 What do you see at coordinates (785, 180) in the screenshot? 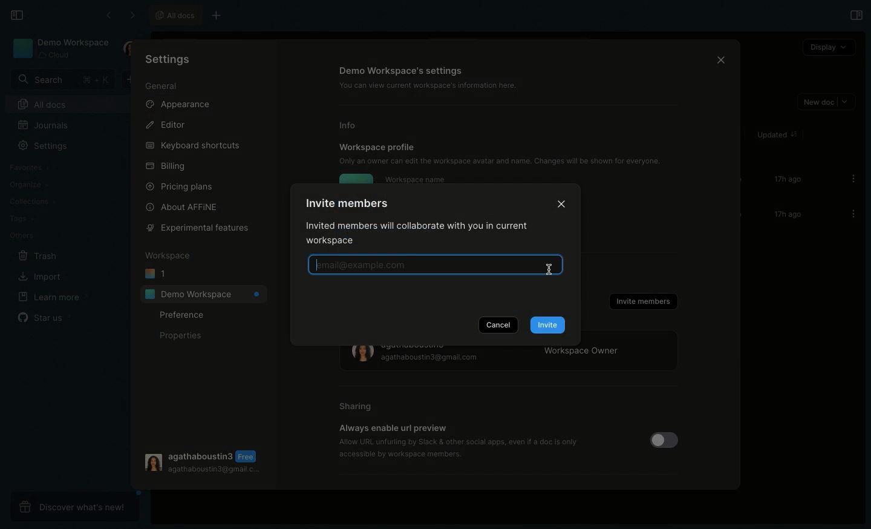
I see `17h ago` at bounding box center [785, 180].